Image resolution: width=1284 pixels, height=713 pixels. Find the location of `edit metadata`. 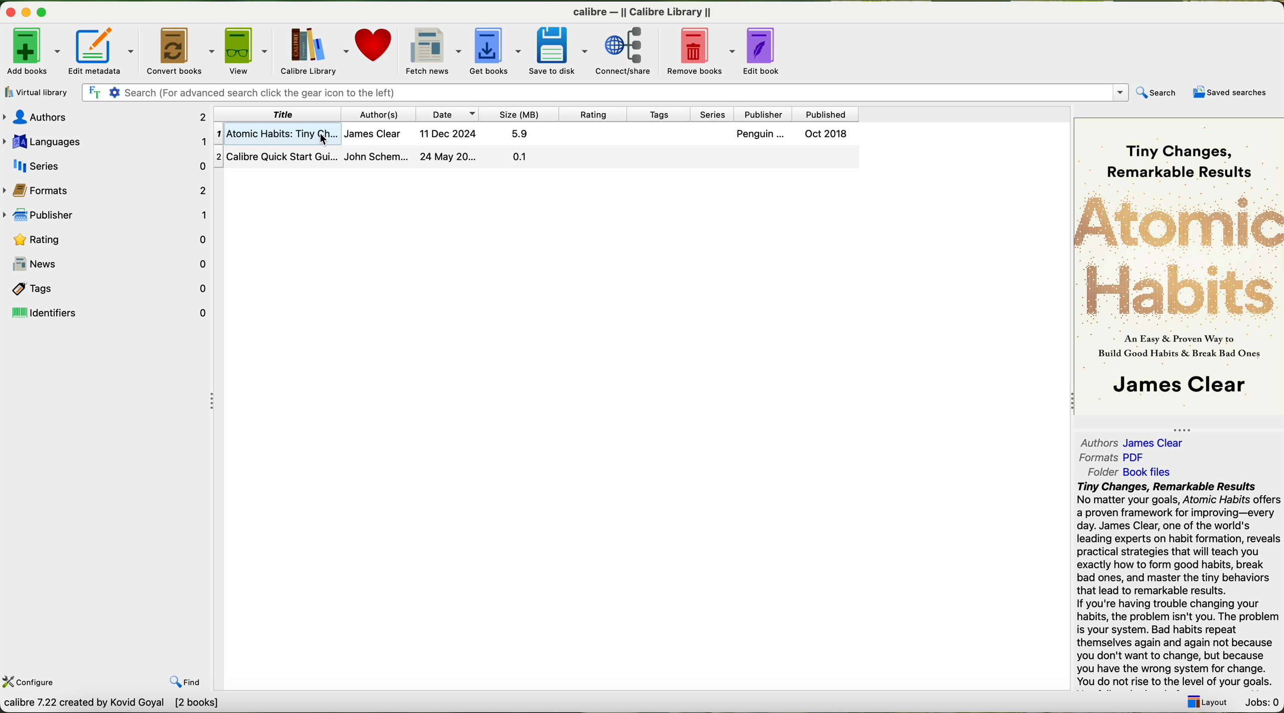

edit metadata is located at coordinates (100, 51).